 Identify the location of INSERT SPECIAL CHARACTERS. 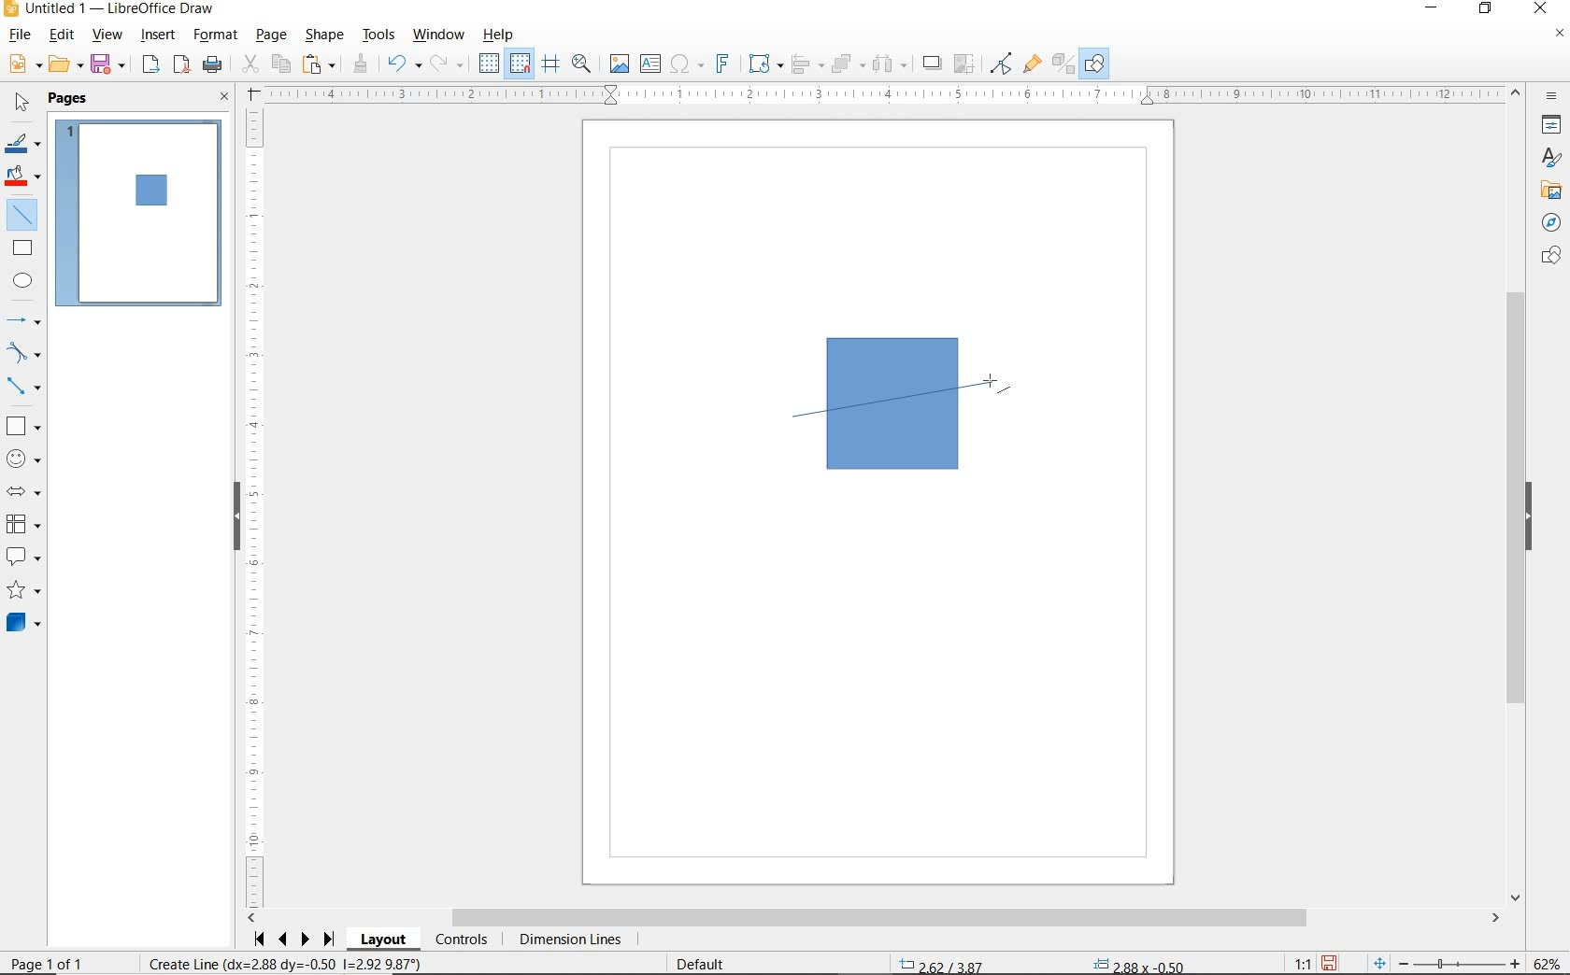
(685, 64).